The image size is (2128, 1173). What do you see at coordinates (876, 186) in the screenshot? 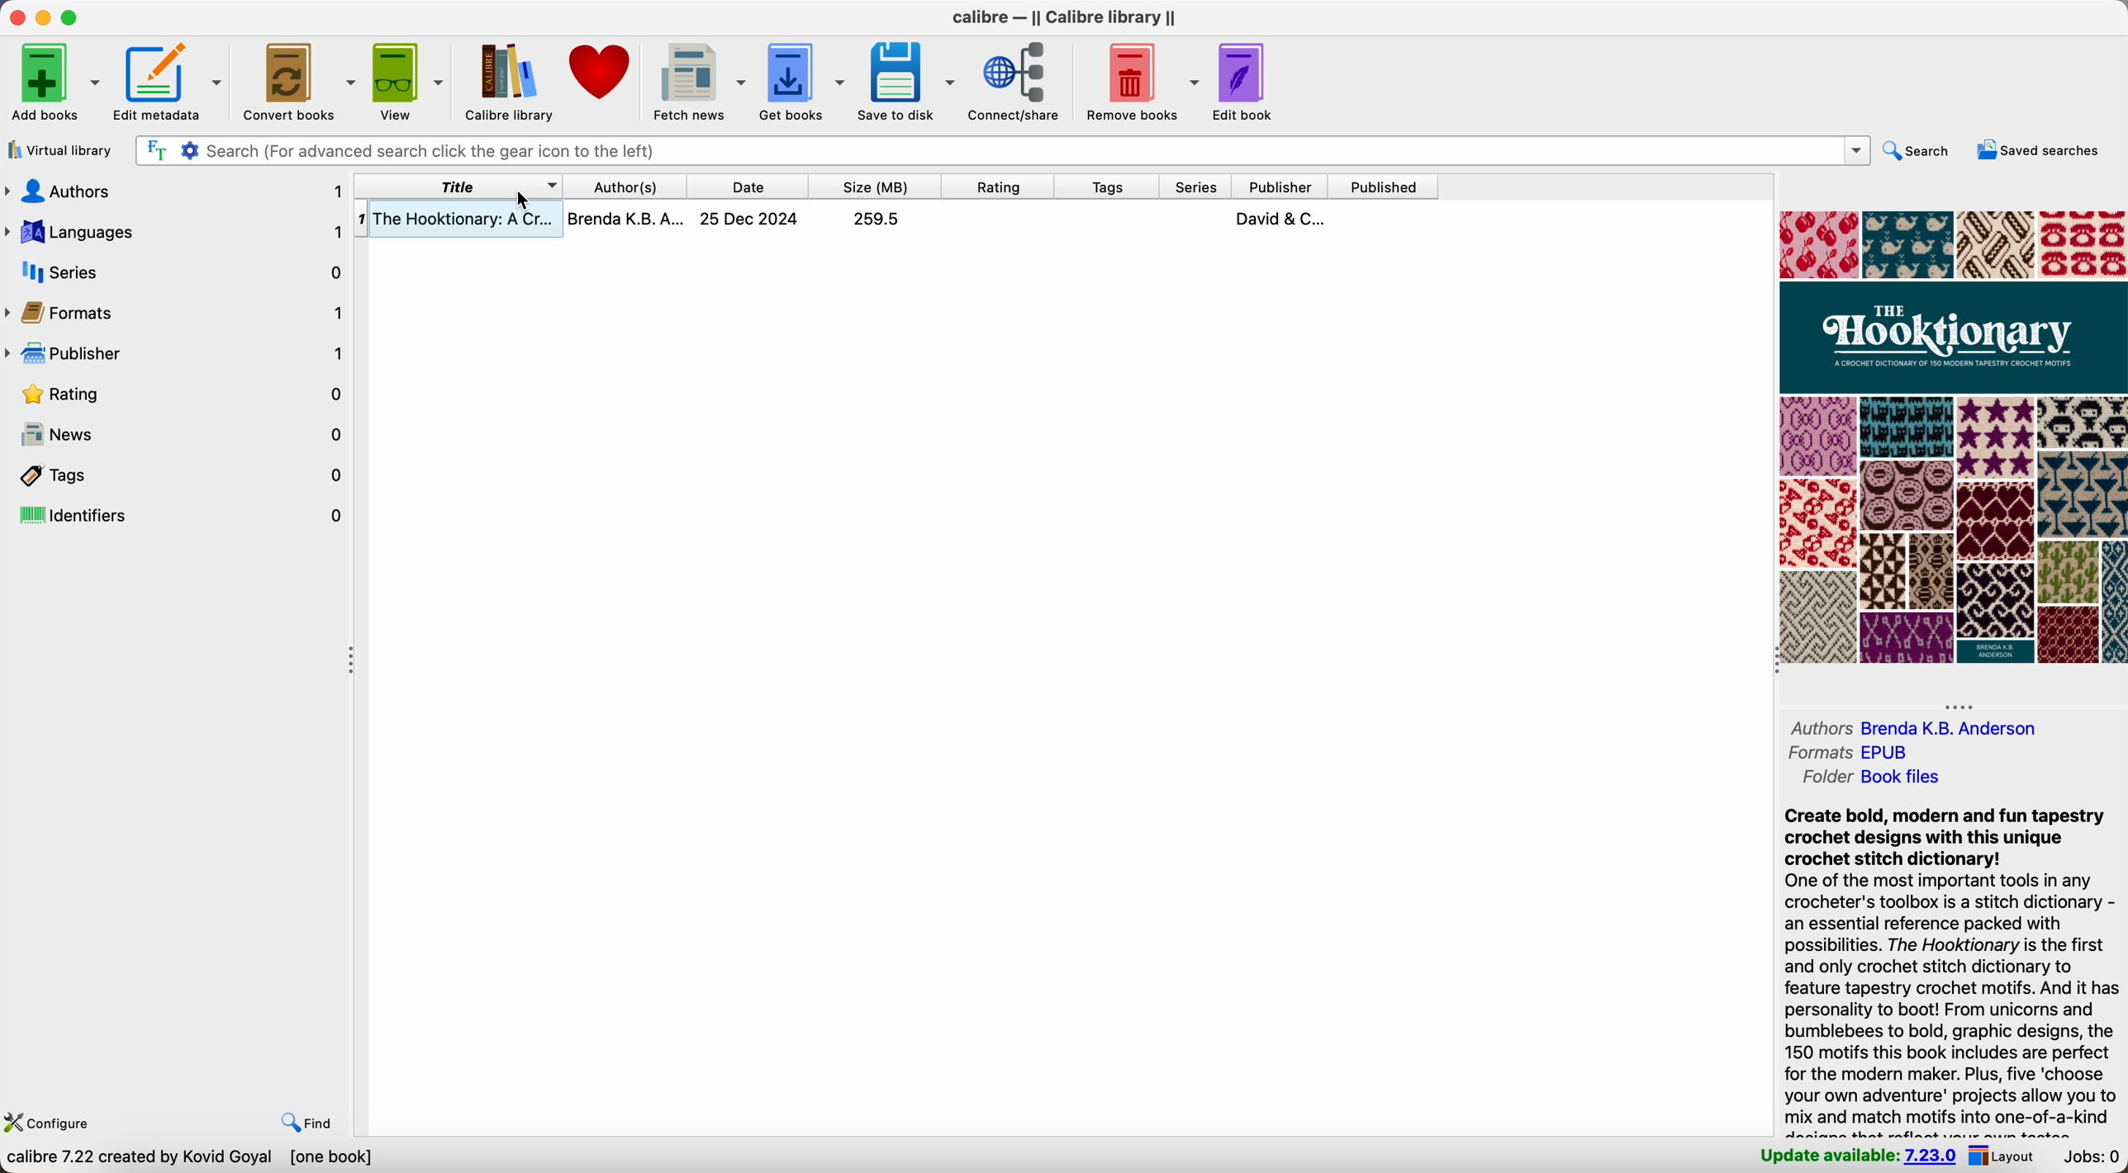
I see `size` at bounding box center [876, 186].